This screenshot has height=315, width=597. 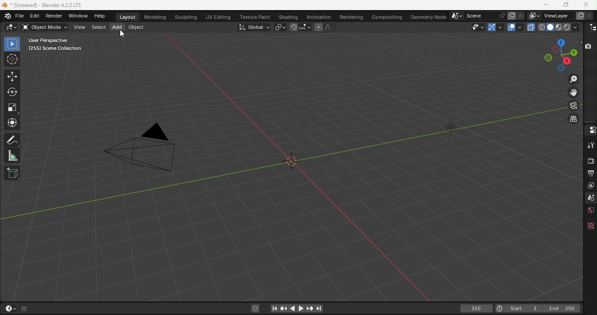 I want to click on Texture paint, so click(x=253, y=16).